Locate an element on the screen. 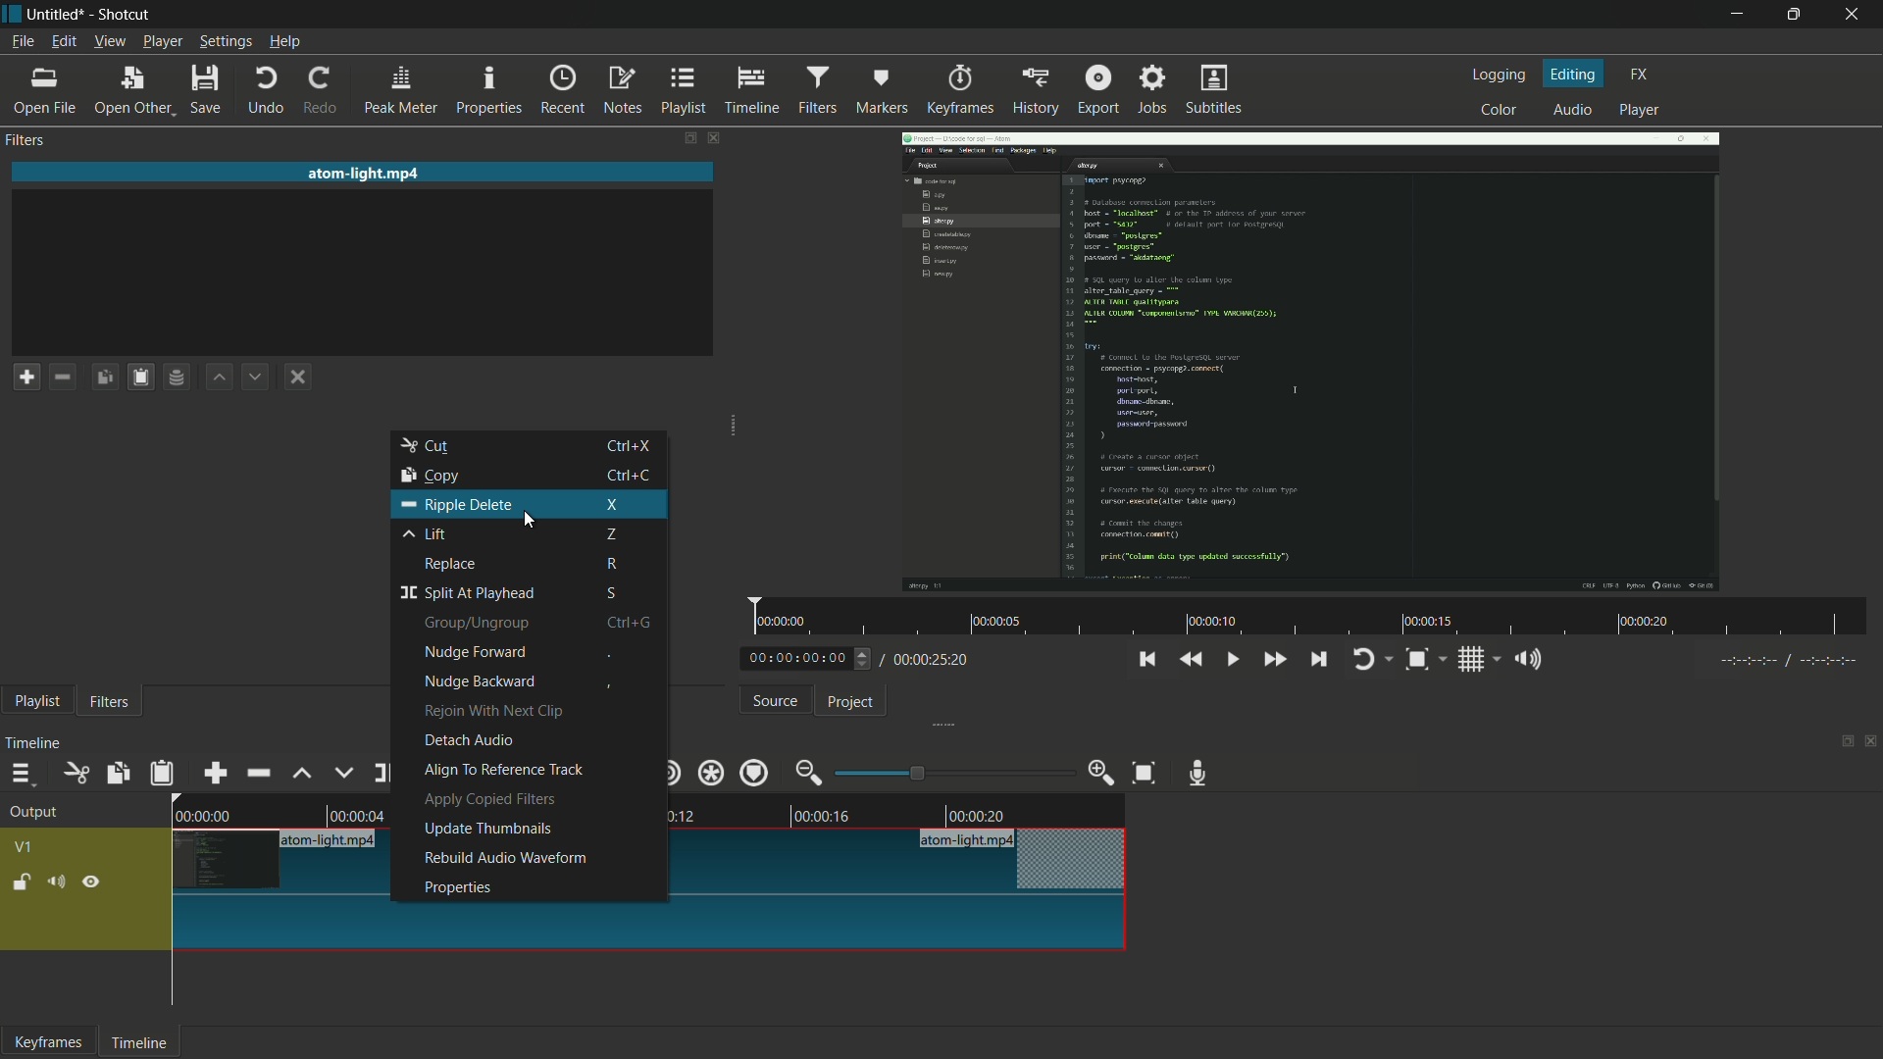 This screenshot has height=1059, width=1883. mute is located at coordinates (56, 882).